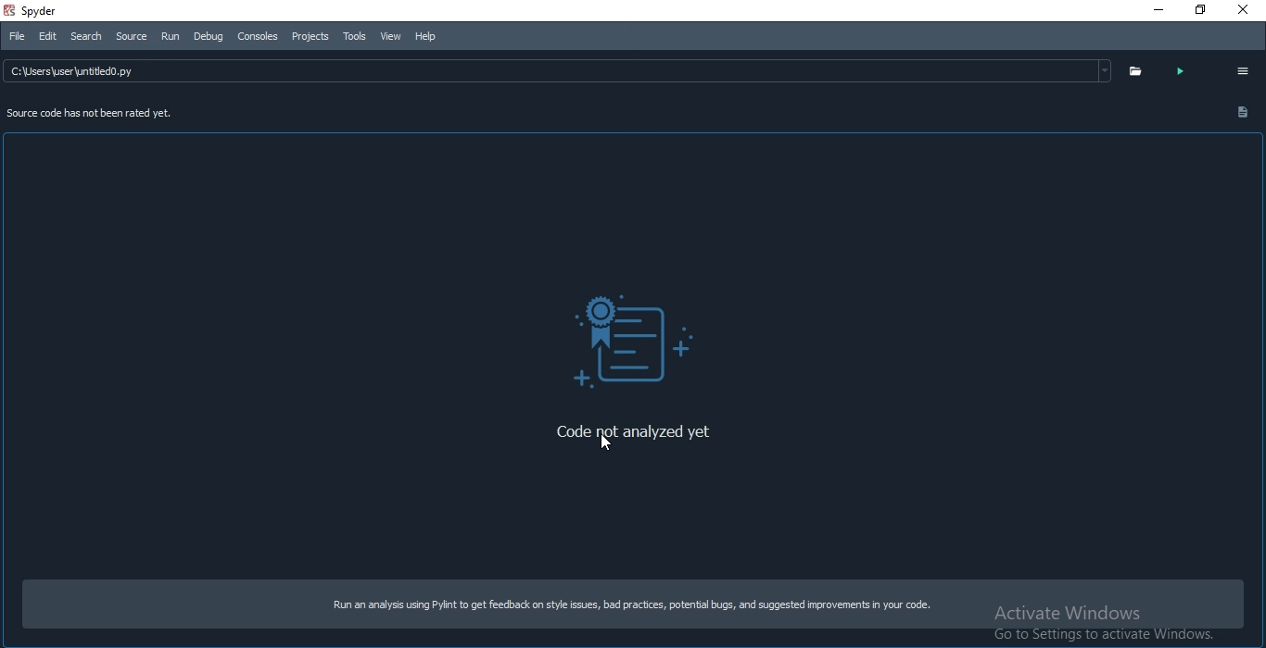 This screenshot has width=1266, height=648. What do you see at coordinates (1156, 10) in the screenshot?
I see `Minimise` at bounding box center [1156, 10].